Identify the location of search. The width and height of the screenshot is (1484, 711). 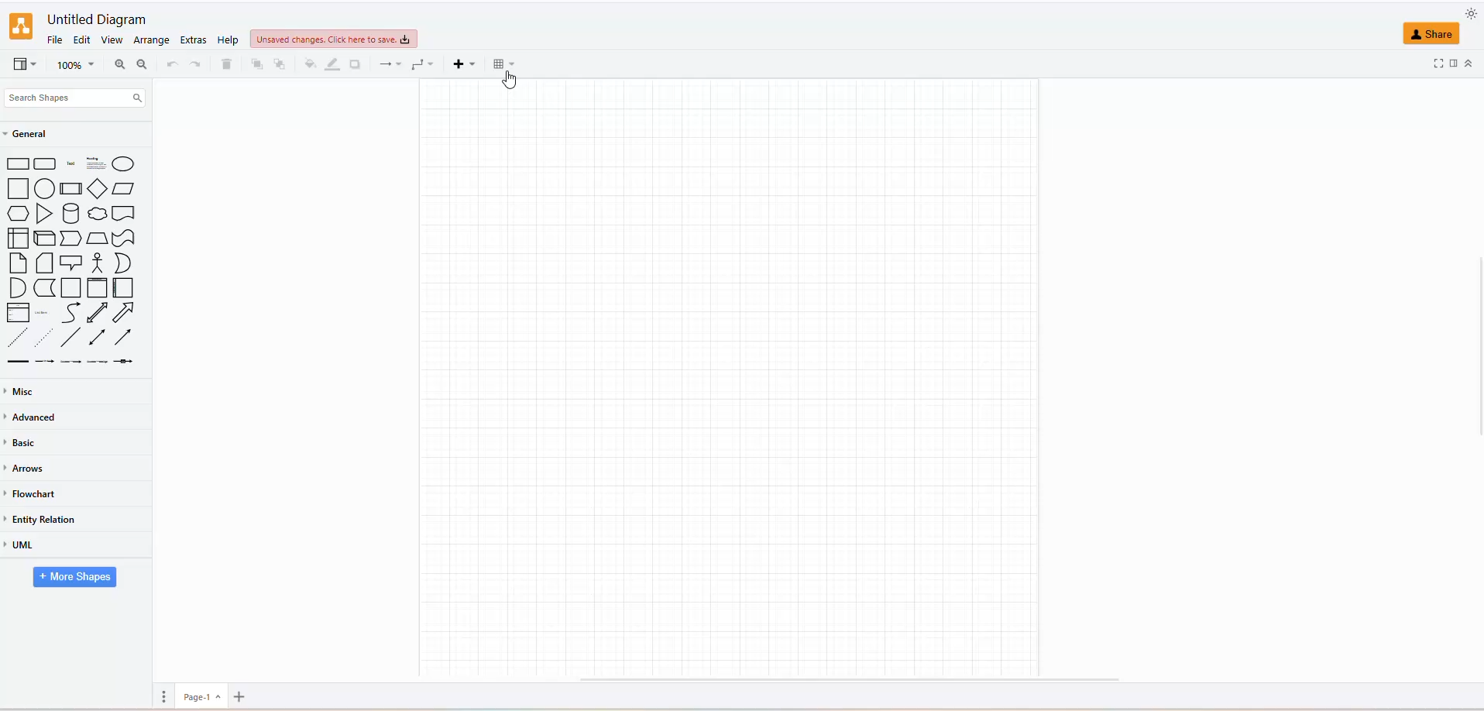
(94, 99).